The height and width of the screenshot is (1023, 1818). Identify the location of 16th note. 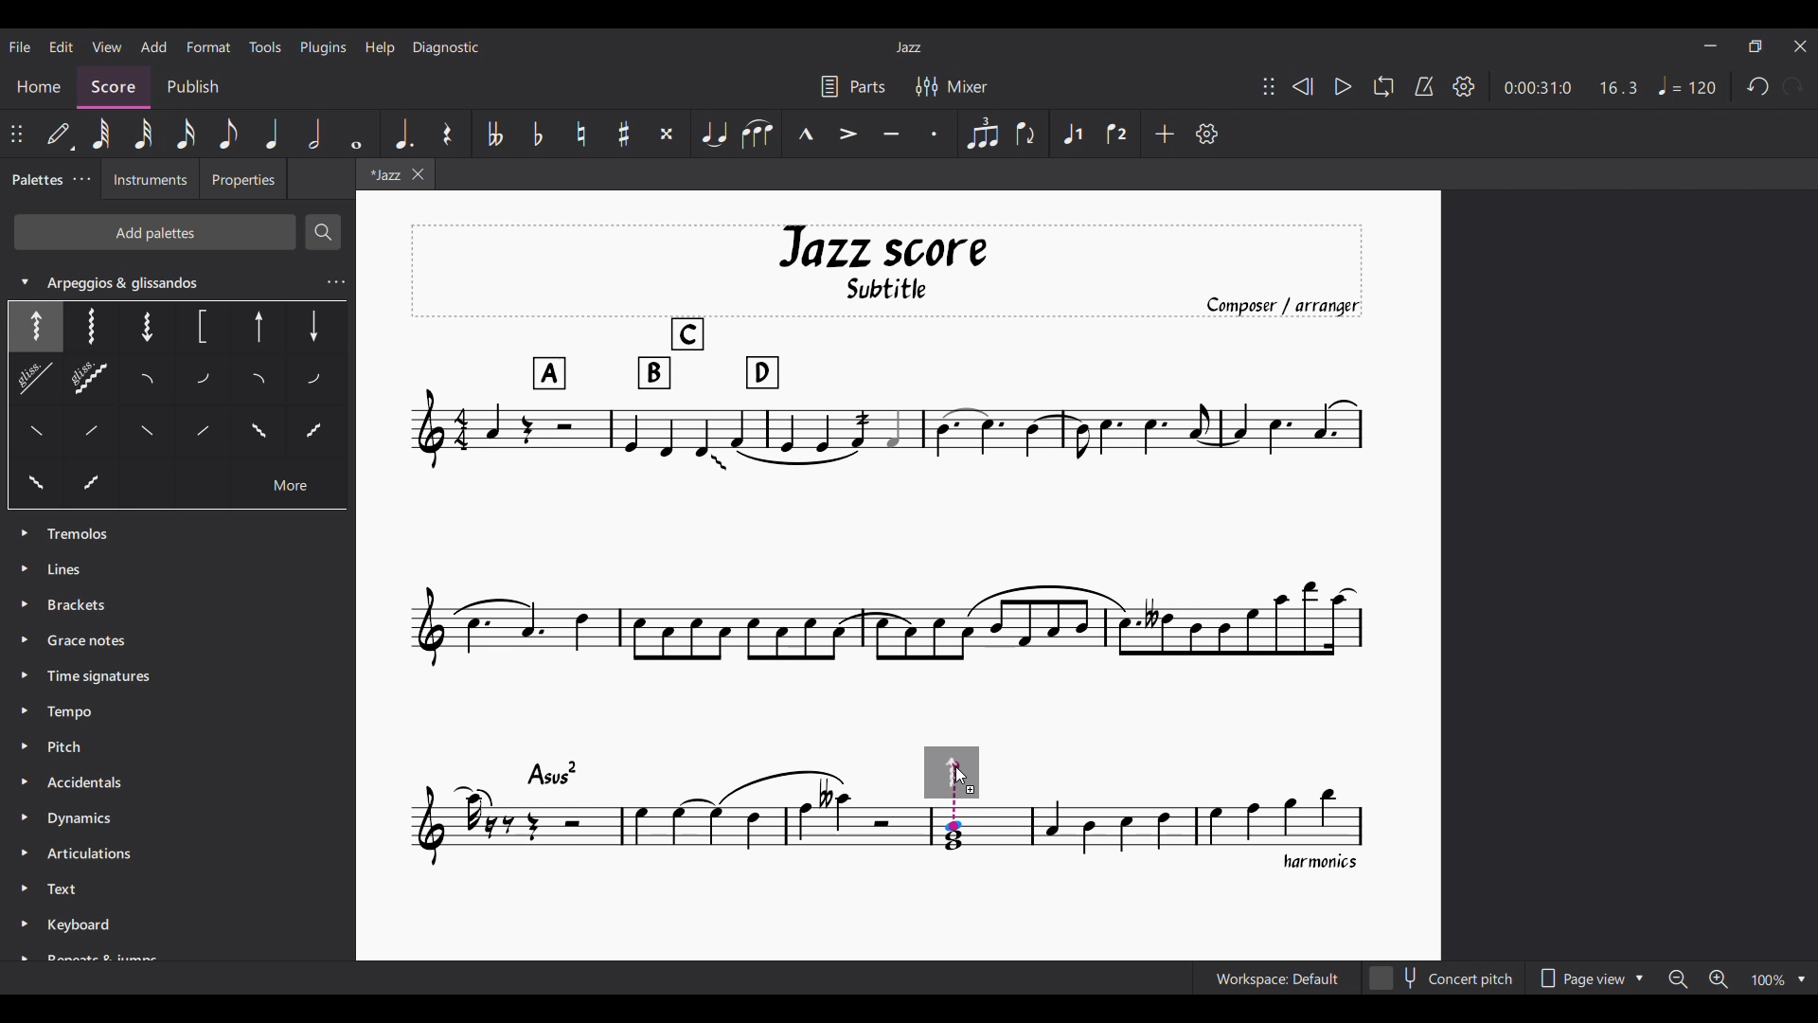
(185, 134).